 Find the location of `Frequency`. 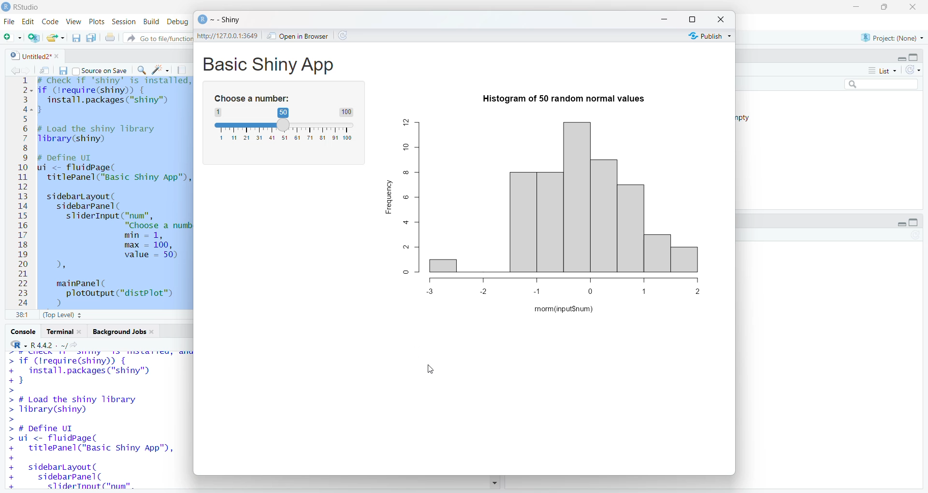

Frequency is located at coordinates (387, 196).